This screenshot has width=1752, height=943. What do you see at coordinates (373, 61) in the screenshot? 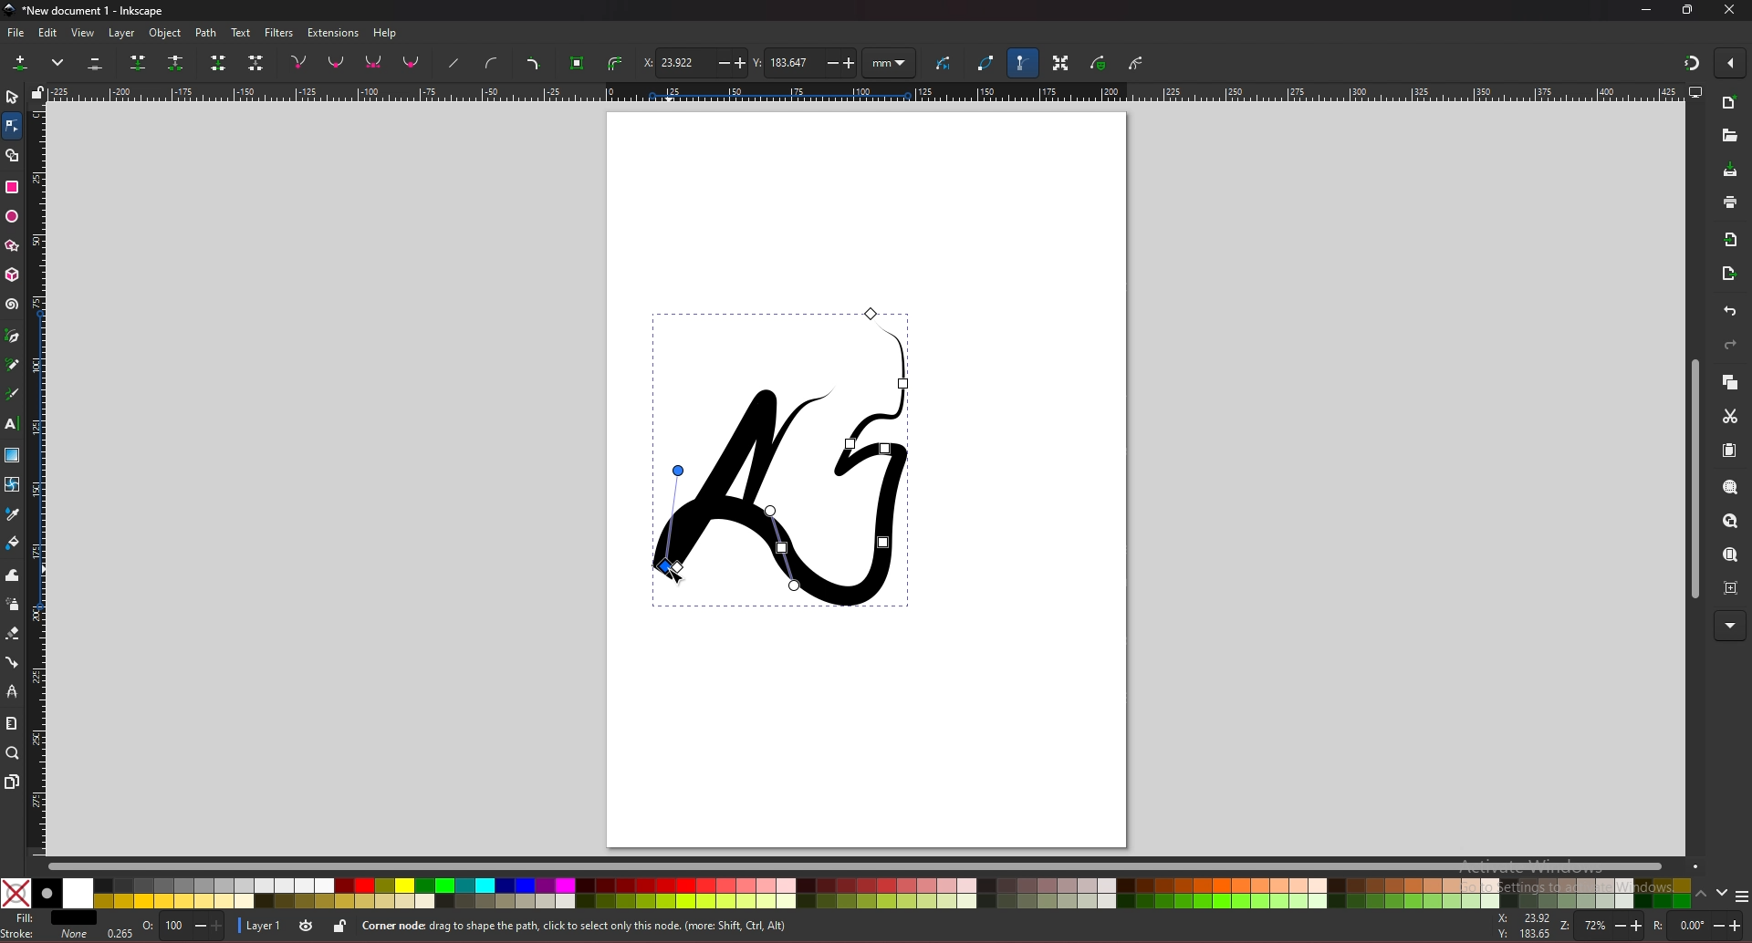
I see `symmetric node` at bounding box center [373, 61].